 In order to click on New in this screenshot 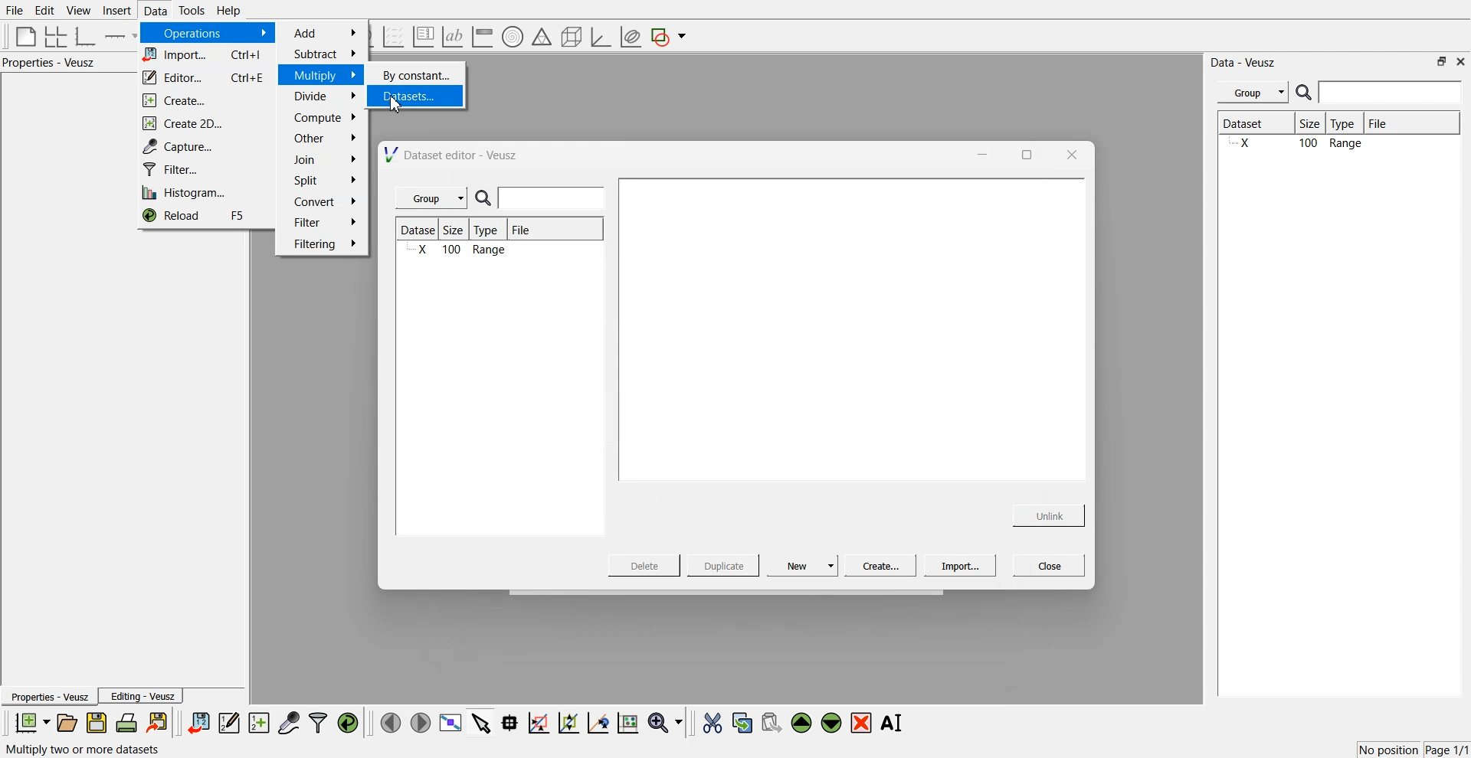, I will do `click(804, 565)`.